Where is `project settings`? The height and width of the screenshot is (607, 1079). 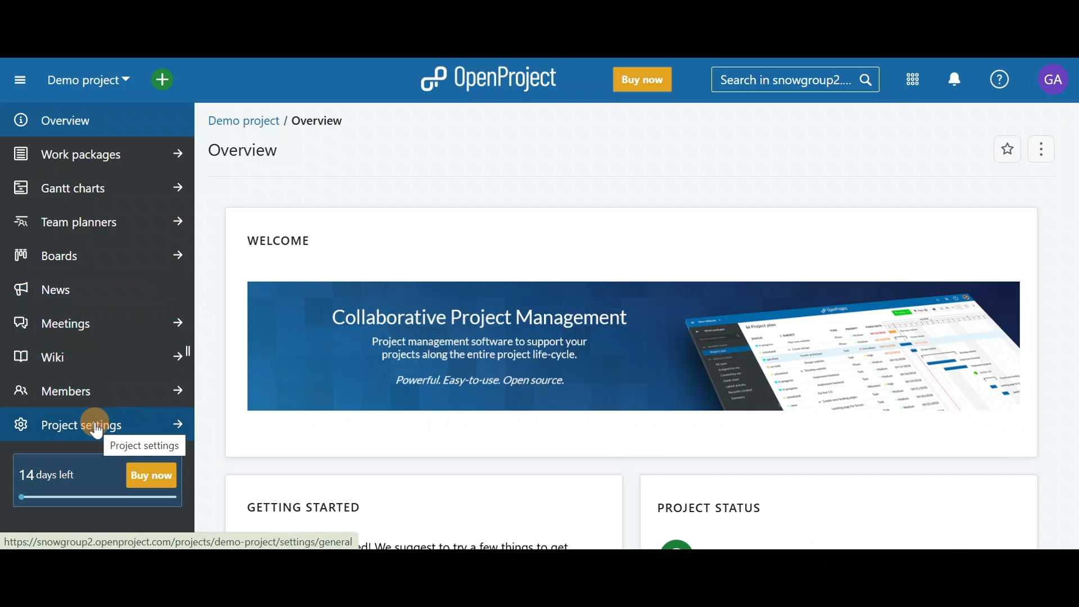 project settings is located at coordinates (145, 445).